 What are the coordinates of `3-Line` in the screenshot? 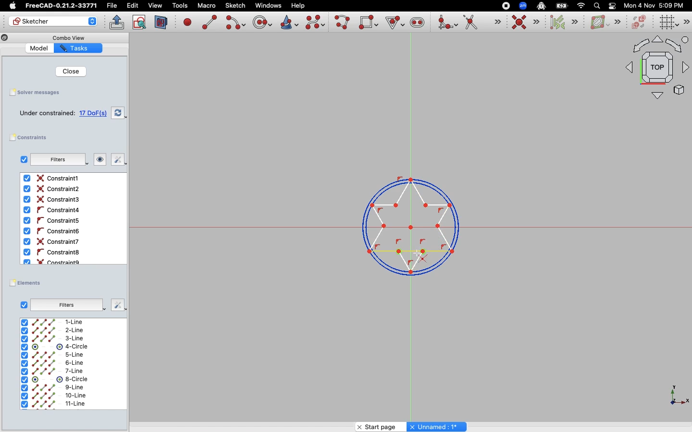 It's located at (59, 338).